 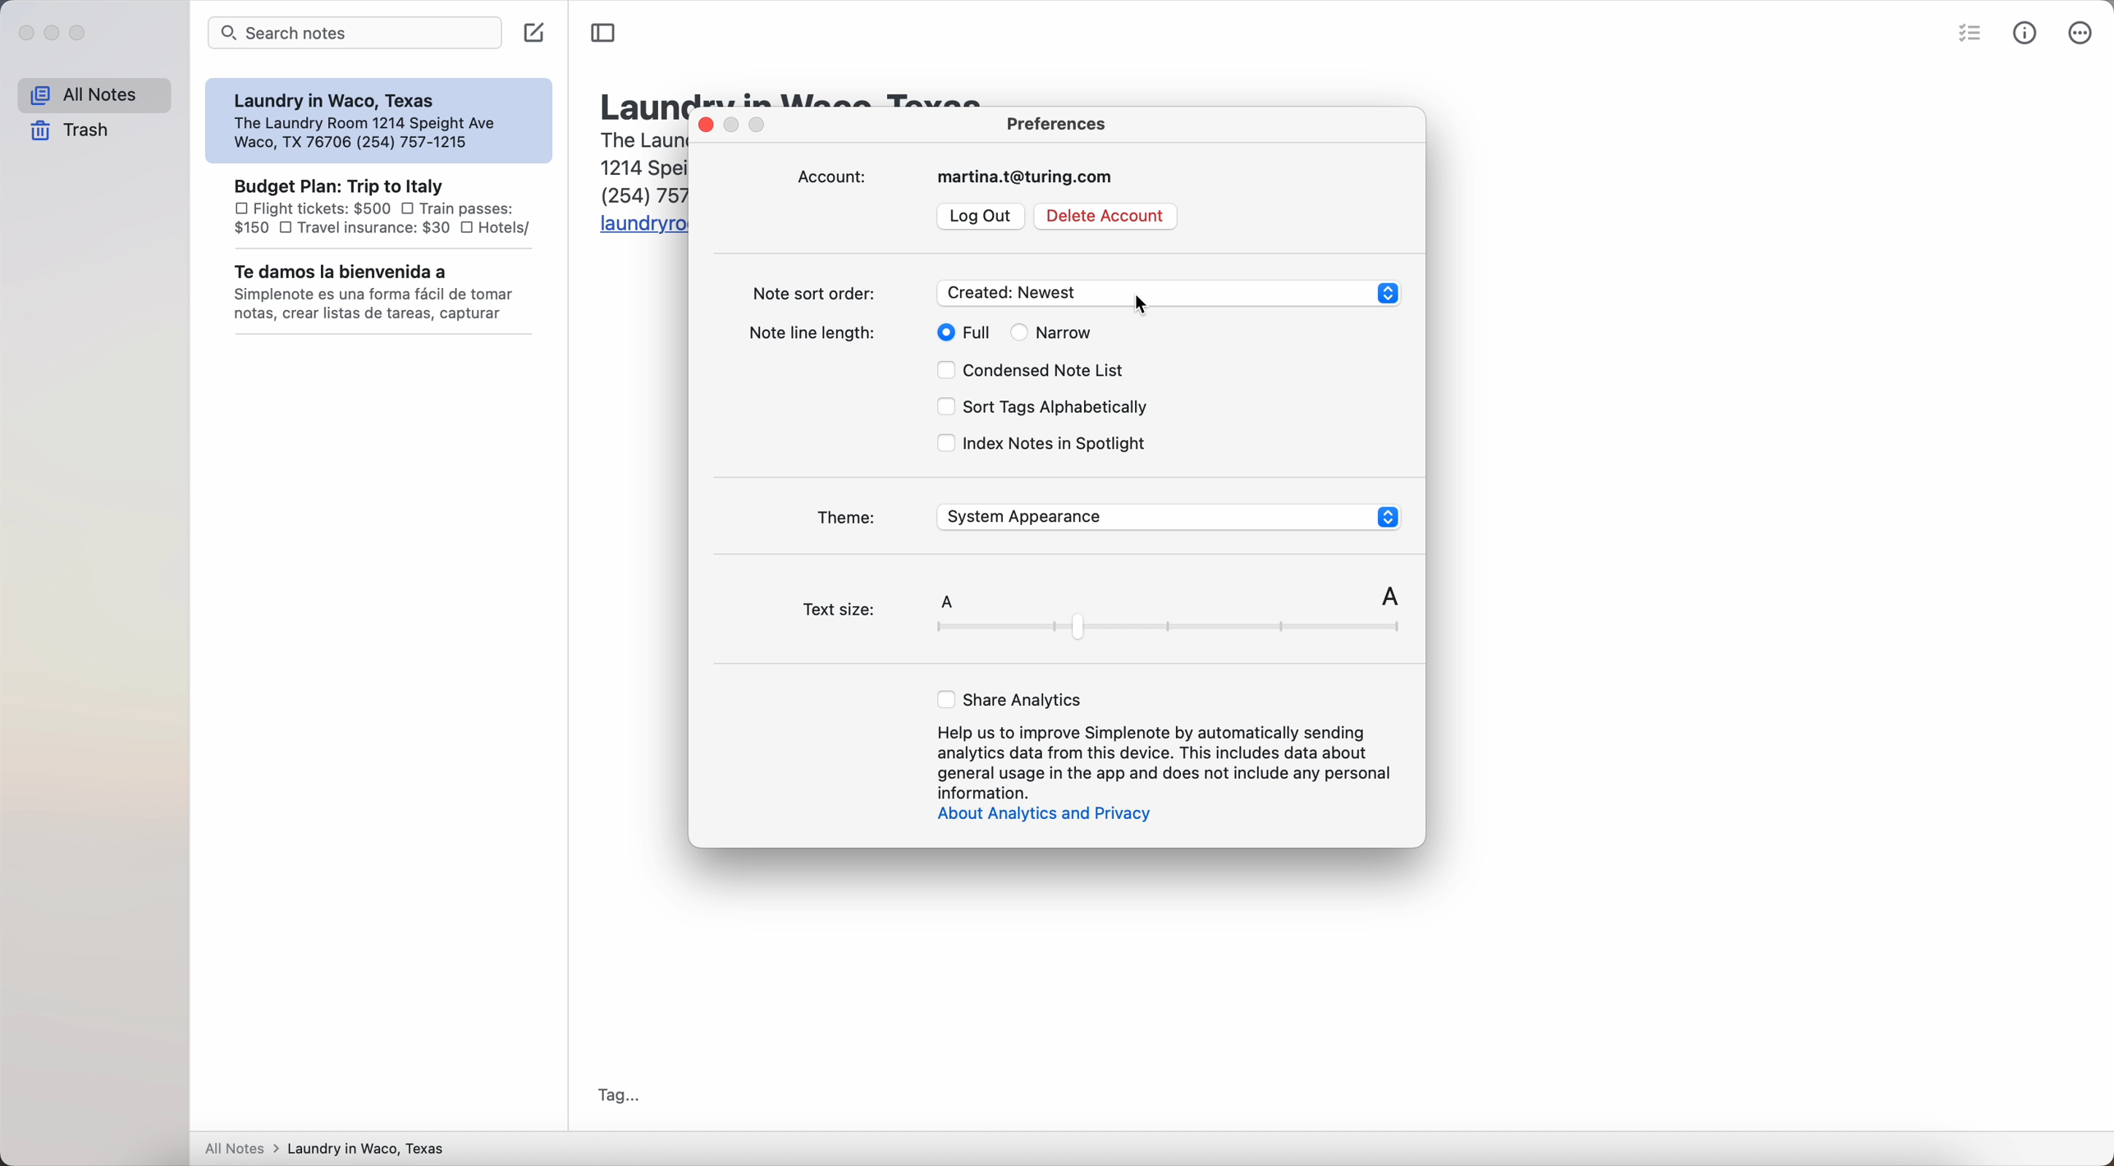 I want to click on close Simplenote, so click(x=25, y=34).